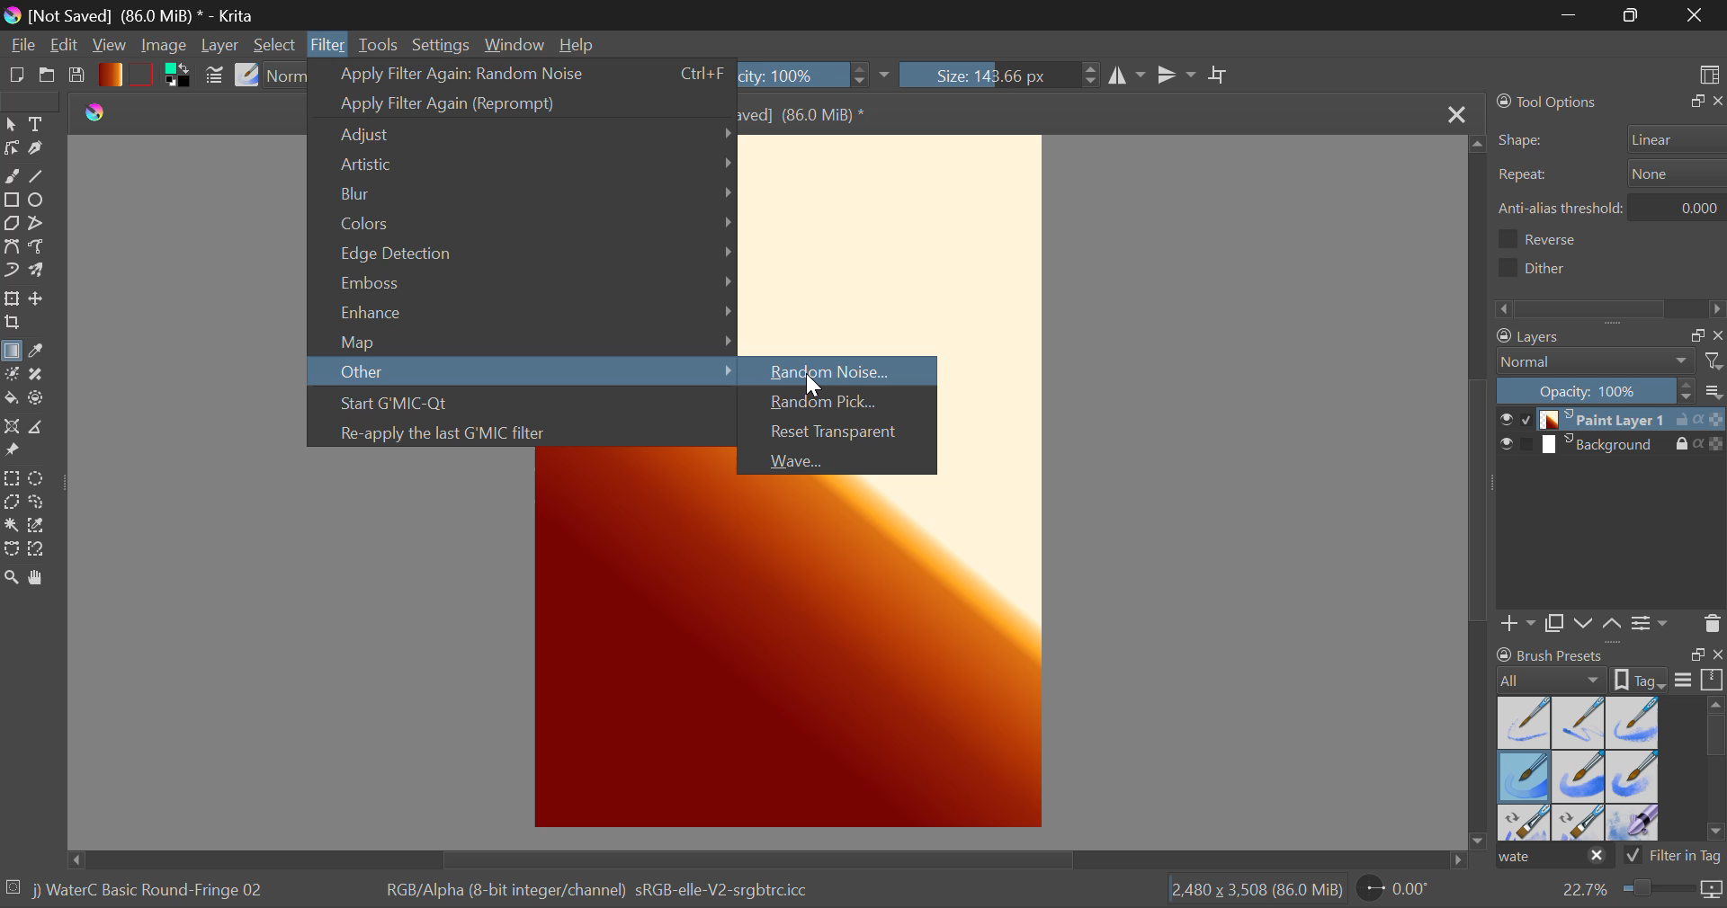 This screenshot has width=1727, height=908. I want to click on expand, so click(1697, 654).